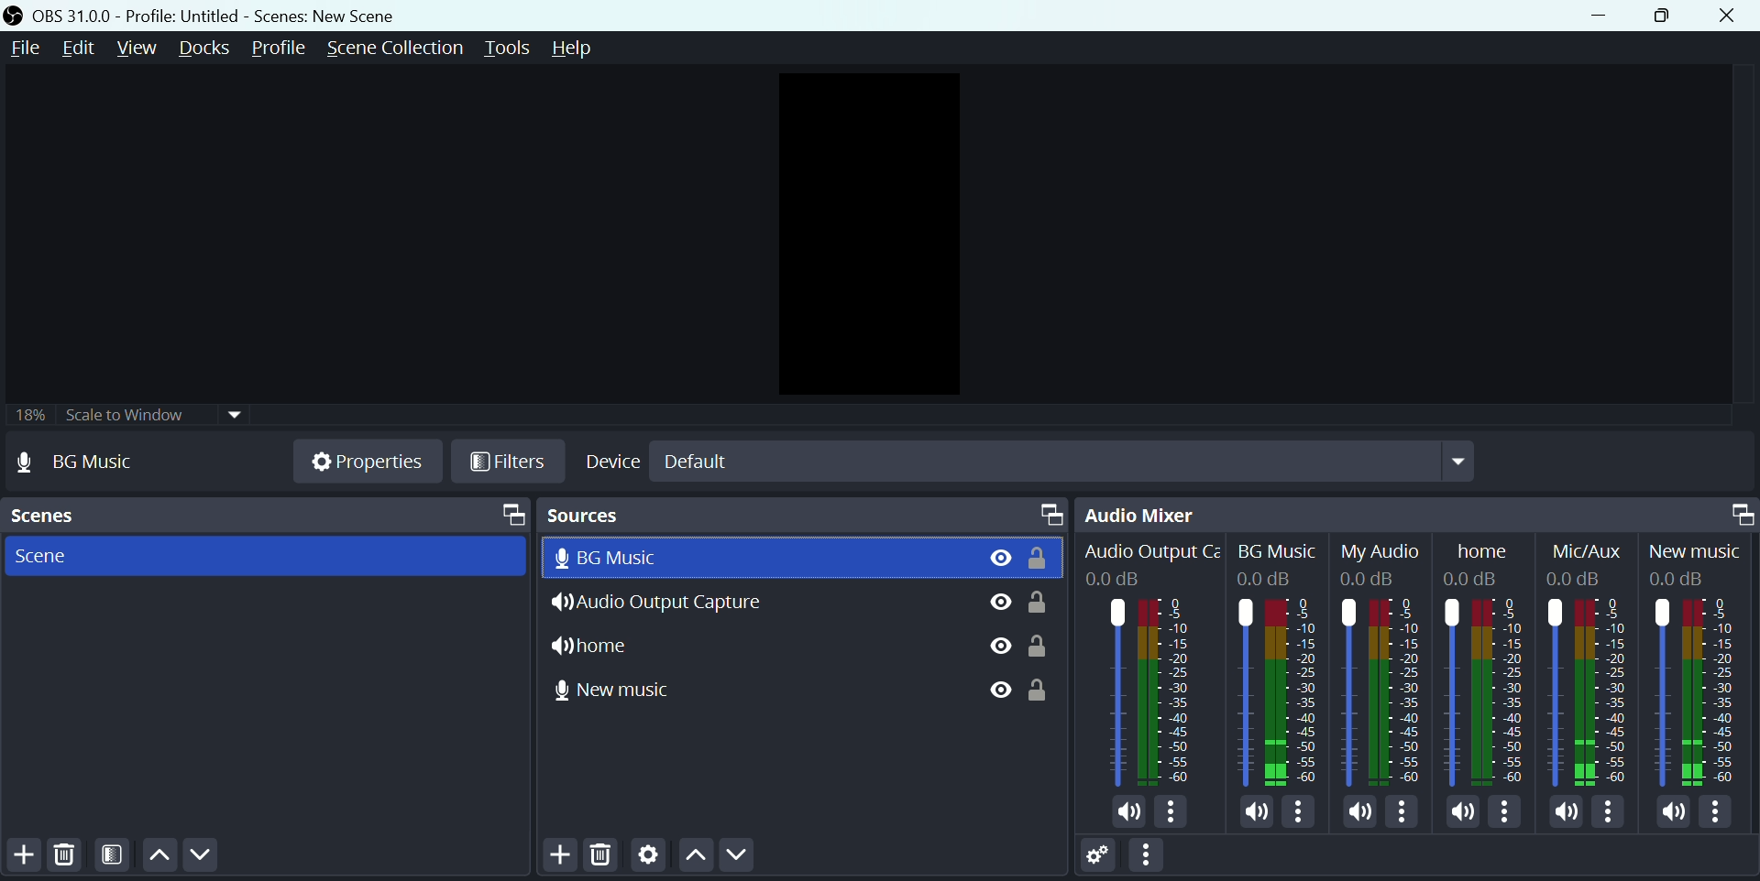 The height and width of the screenshot is (881, 1760). I want to click on Profile, so click(280, 45).